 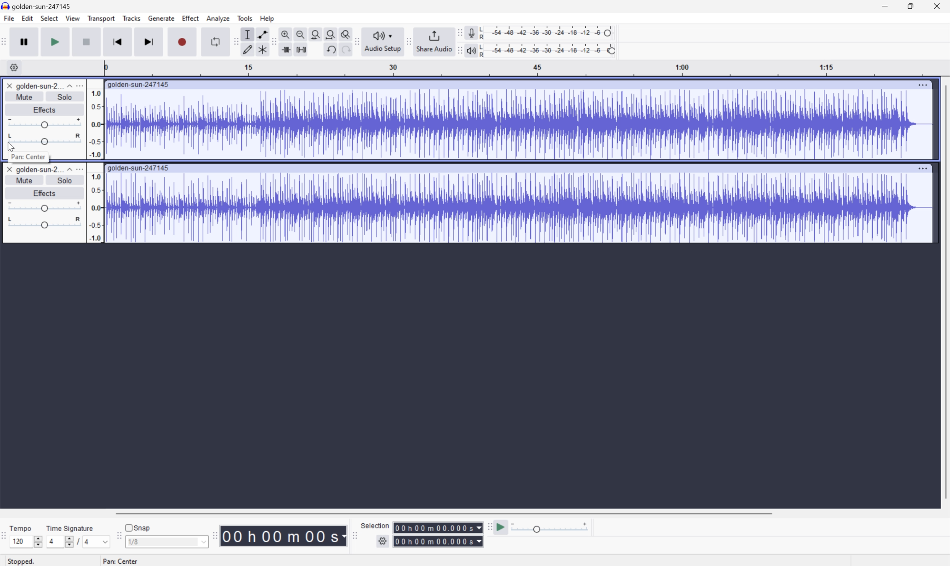 What do you see at coordinates (65, 97) in the screenshot?
I see `Solo` at bounding box center [65, 97].